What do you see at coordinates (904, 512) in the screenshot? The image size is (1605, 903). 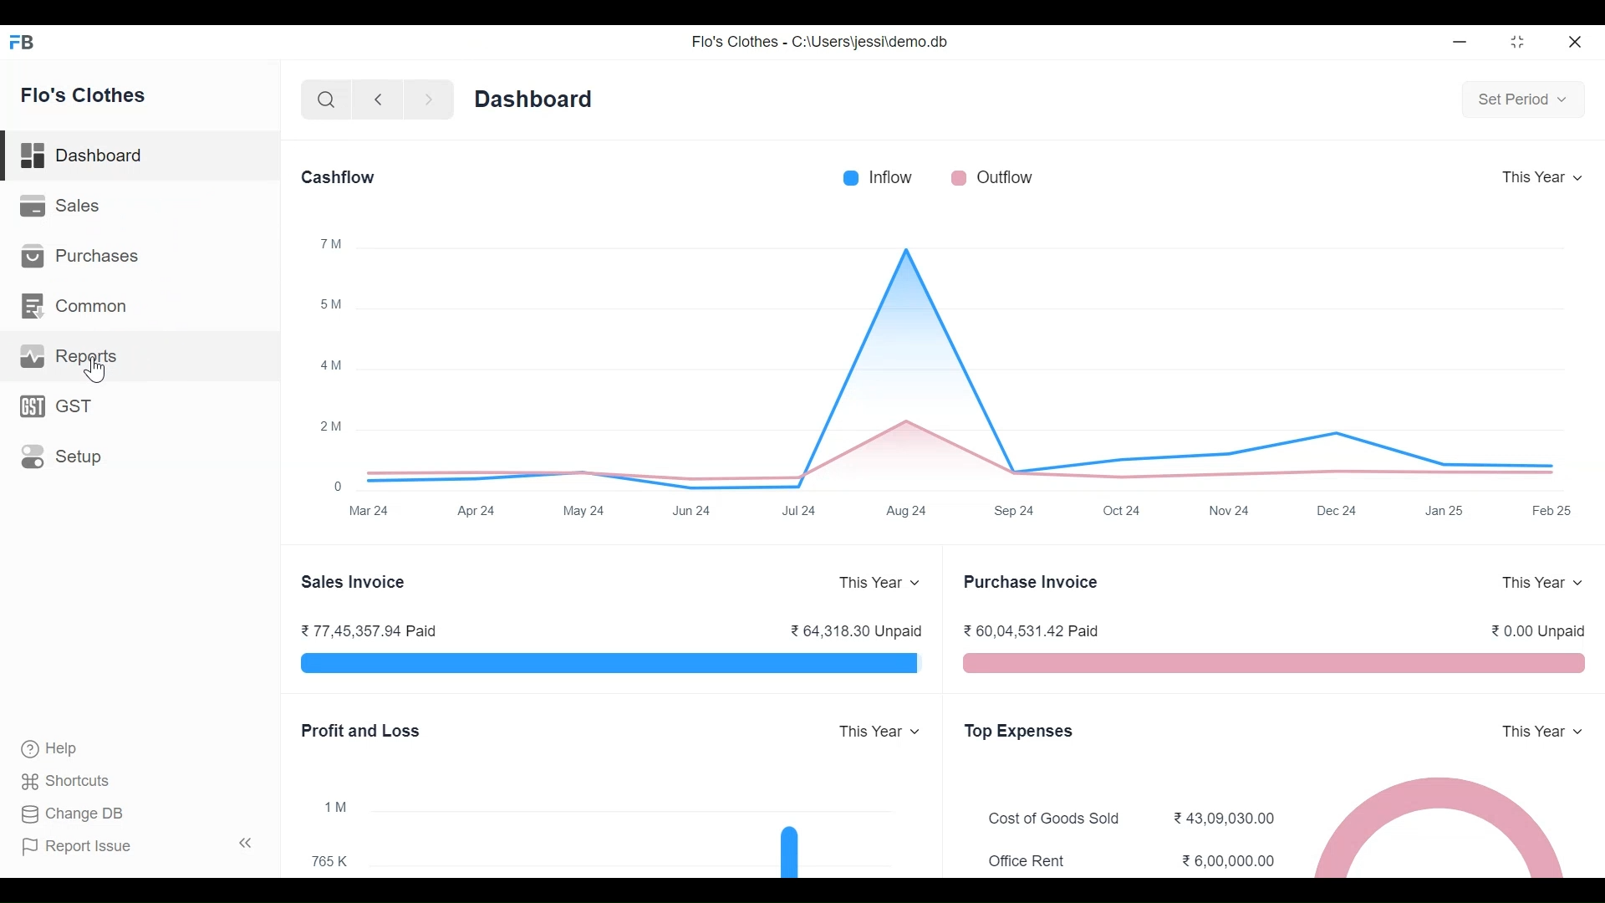 I see `Aug 24` at bounding box center [904, 512].